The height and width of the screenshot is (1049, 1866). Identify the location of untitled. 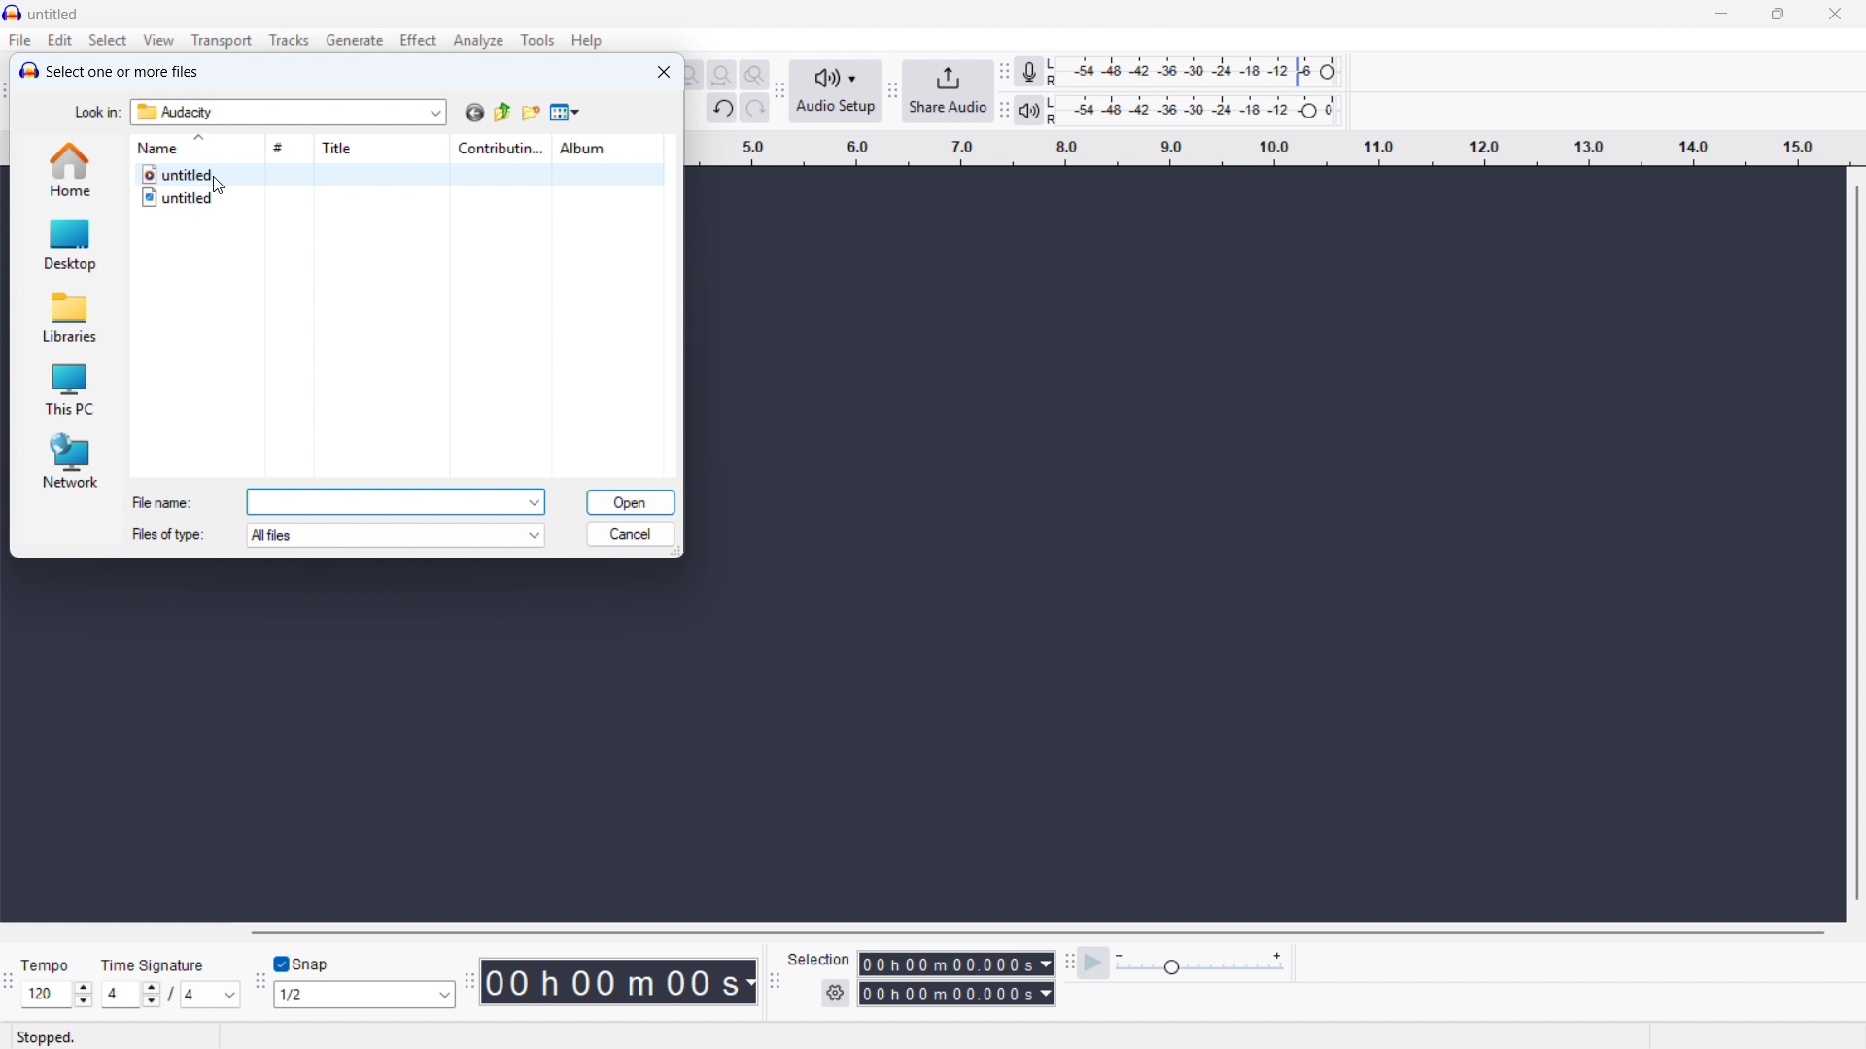
(53, 16).